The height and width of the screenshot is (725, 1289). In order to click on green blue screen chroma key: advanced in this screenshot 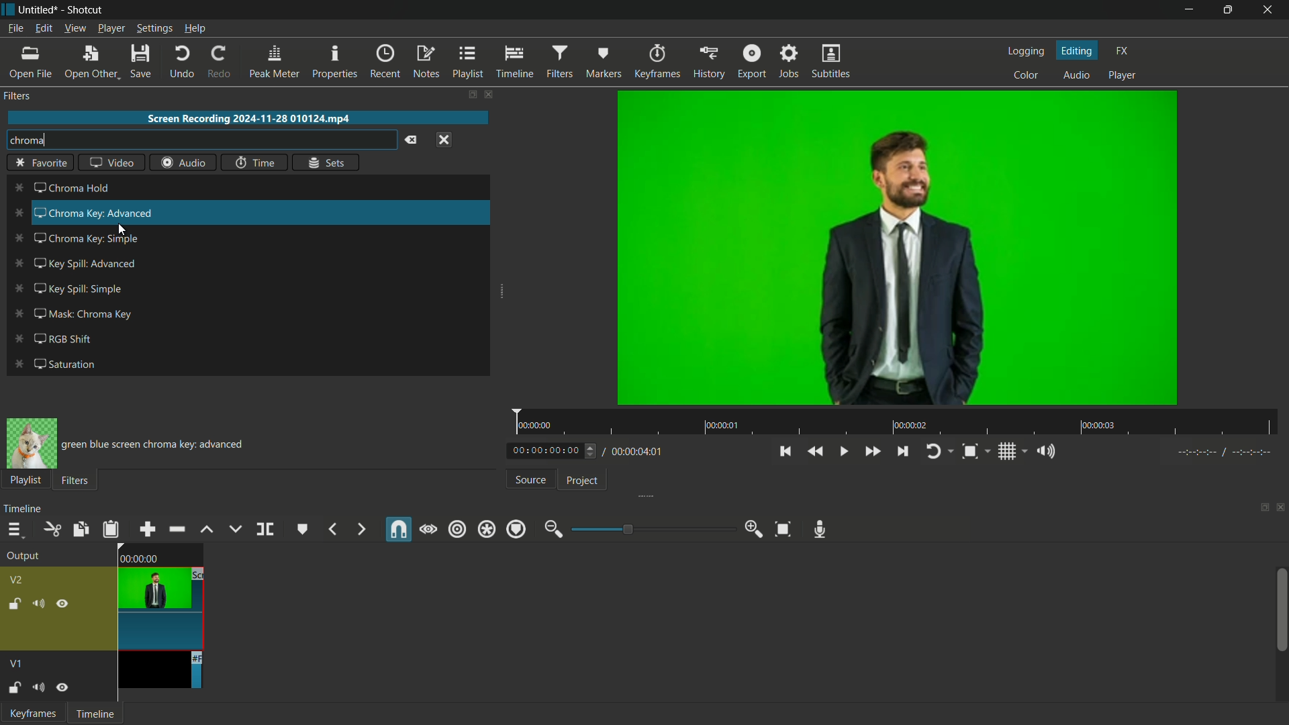, I will do `click(155, 446)`.